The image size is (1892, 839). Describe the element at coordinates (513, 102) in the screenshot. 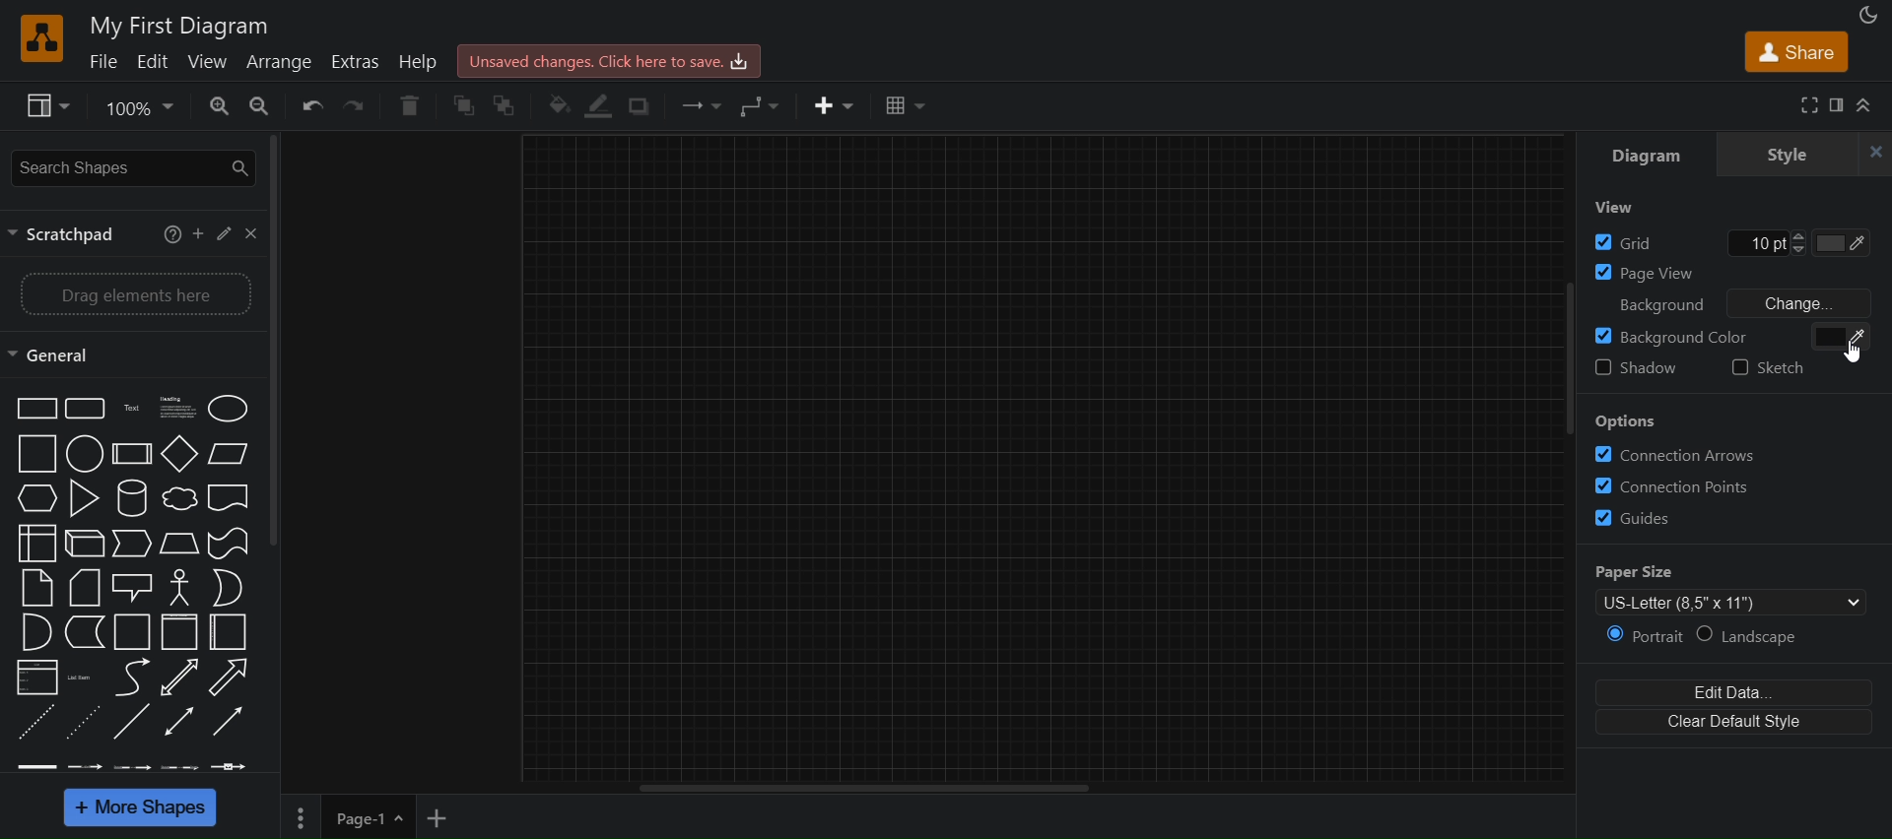

I see `to back` at that location.